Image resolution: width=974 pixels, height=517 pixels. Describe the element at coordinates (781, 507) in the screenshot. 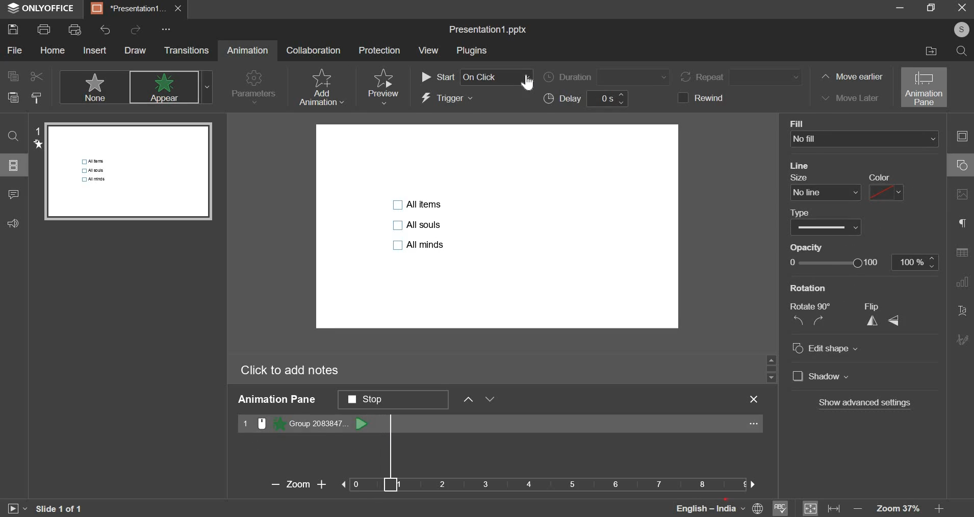

I see `spelling` at that location.